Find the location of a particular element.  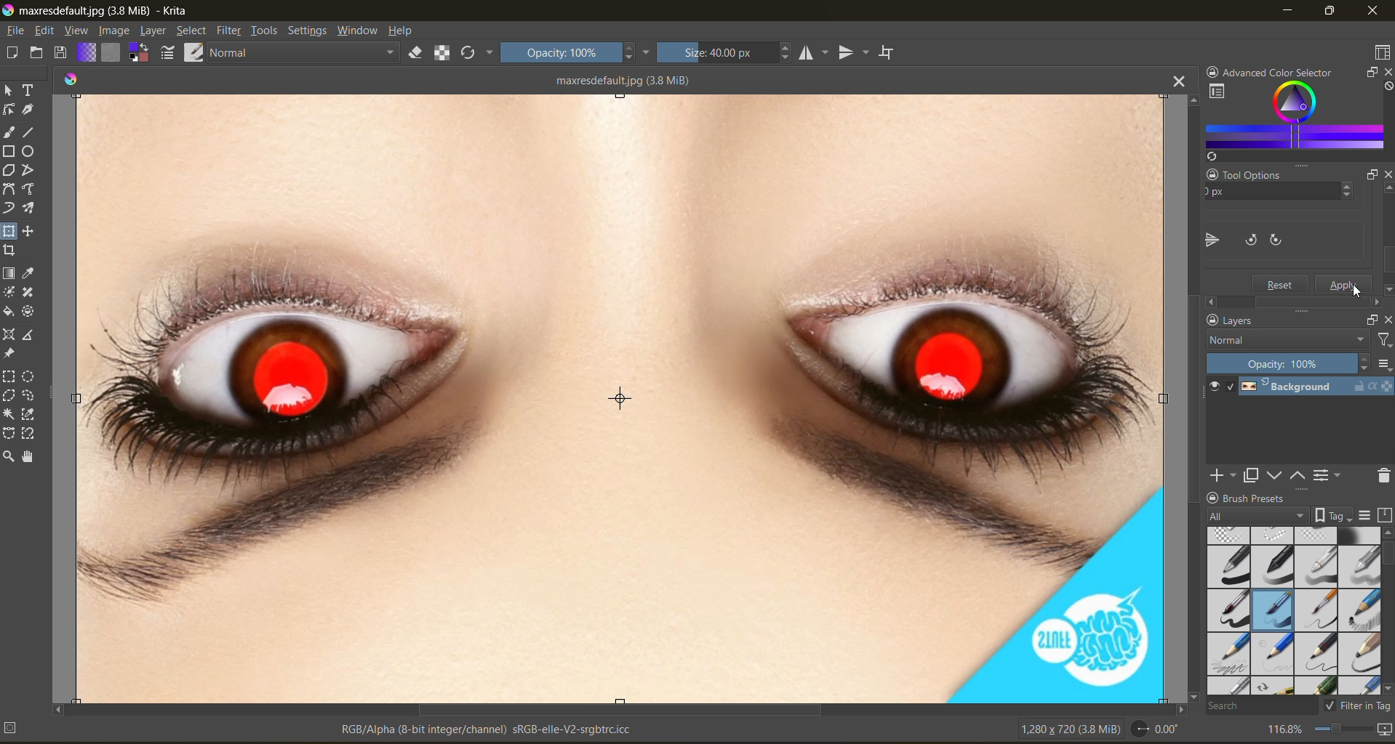

Save is located at coordinates (1281, 283).